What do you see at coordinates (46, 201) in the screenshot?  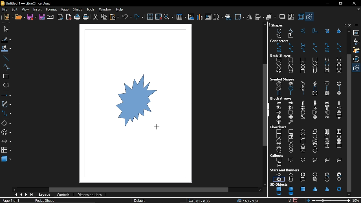 I see `Resize shape` at bounding box center [46, 201].